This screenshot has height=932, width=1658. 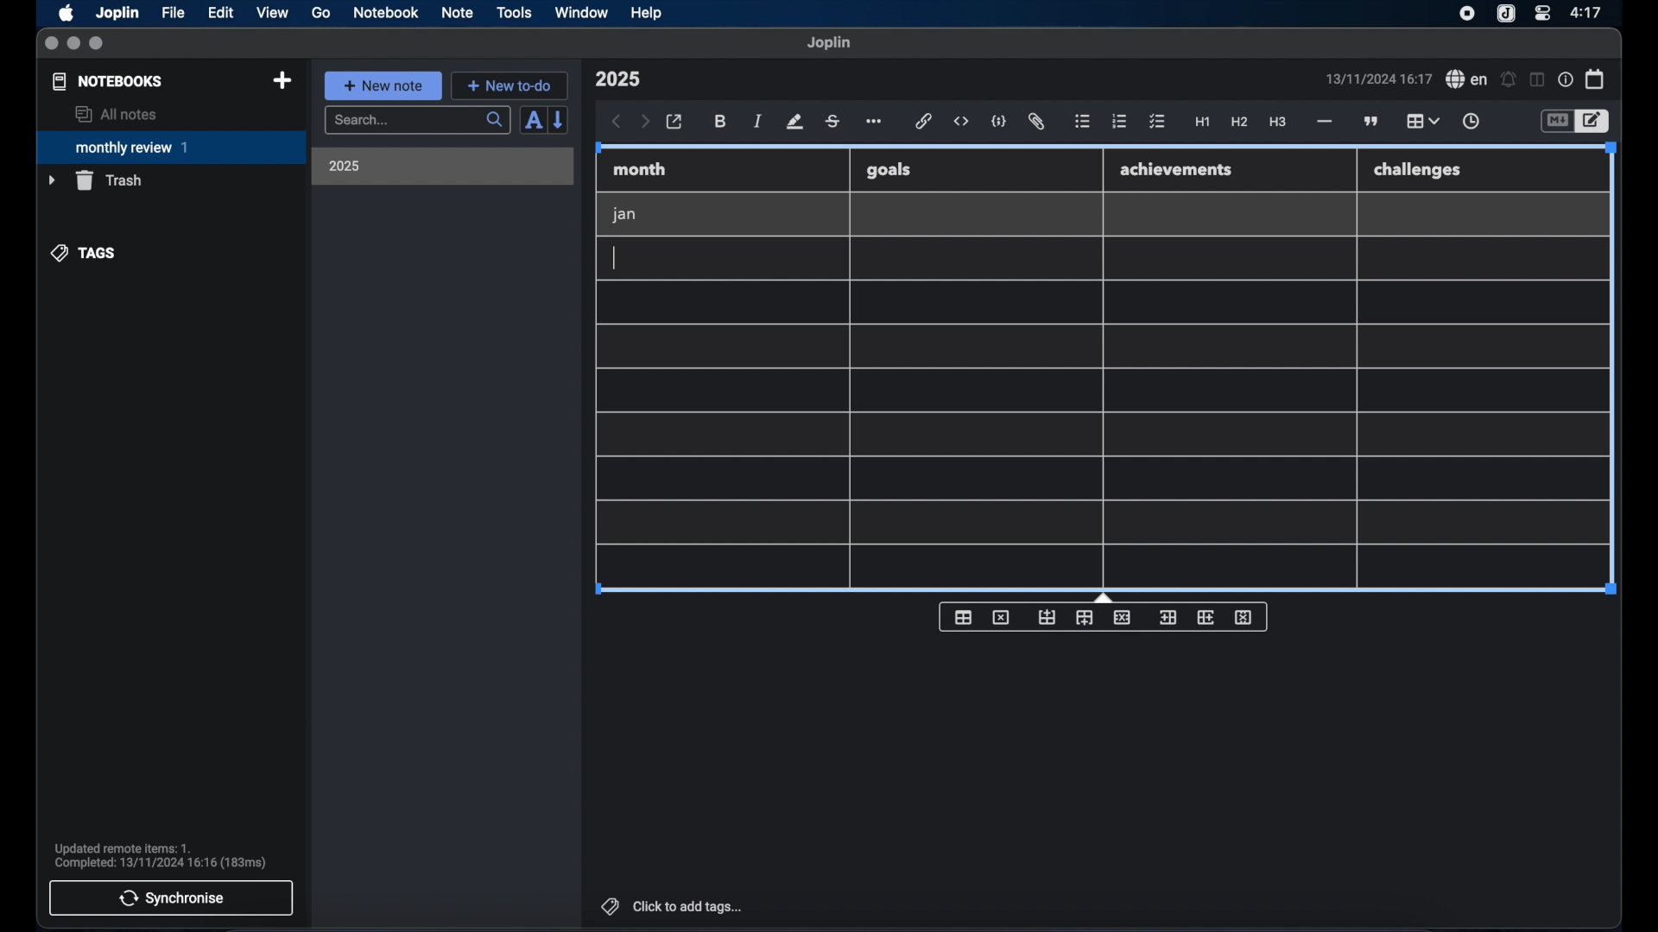 I want to click on strikethrough, so click(x=832, y=122).